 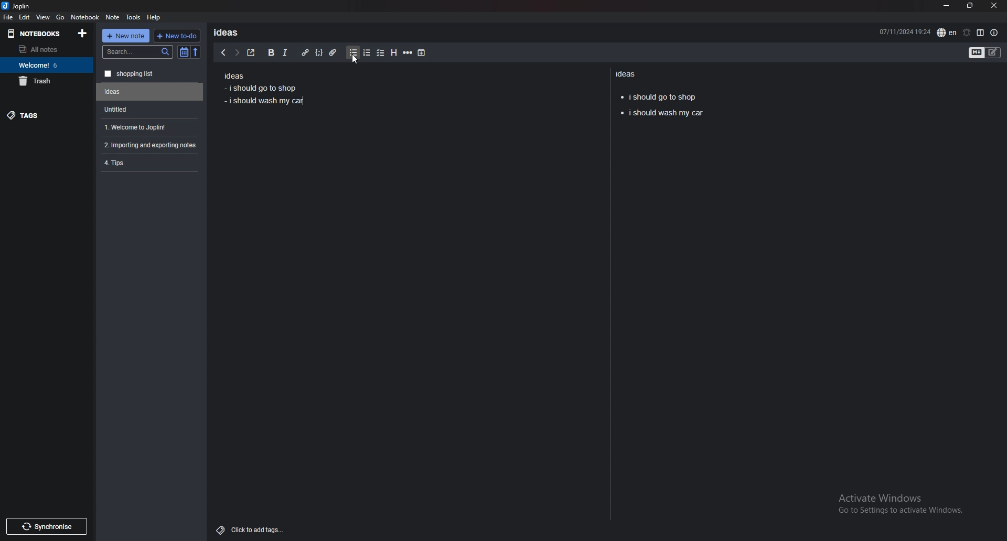 I want to click on Synchronise, so click(x=46, y=526).